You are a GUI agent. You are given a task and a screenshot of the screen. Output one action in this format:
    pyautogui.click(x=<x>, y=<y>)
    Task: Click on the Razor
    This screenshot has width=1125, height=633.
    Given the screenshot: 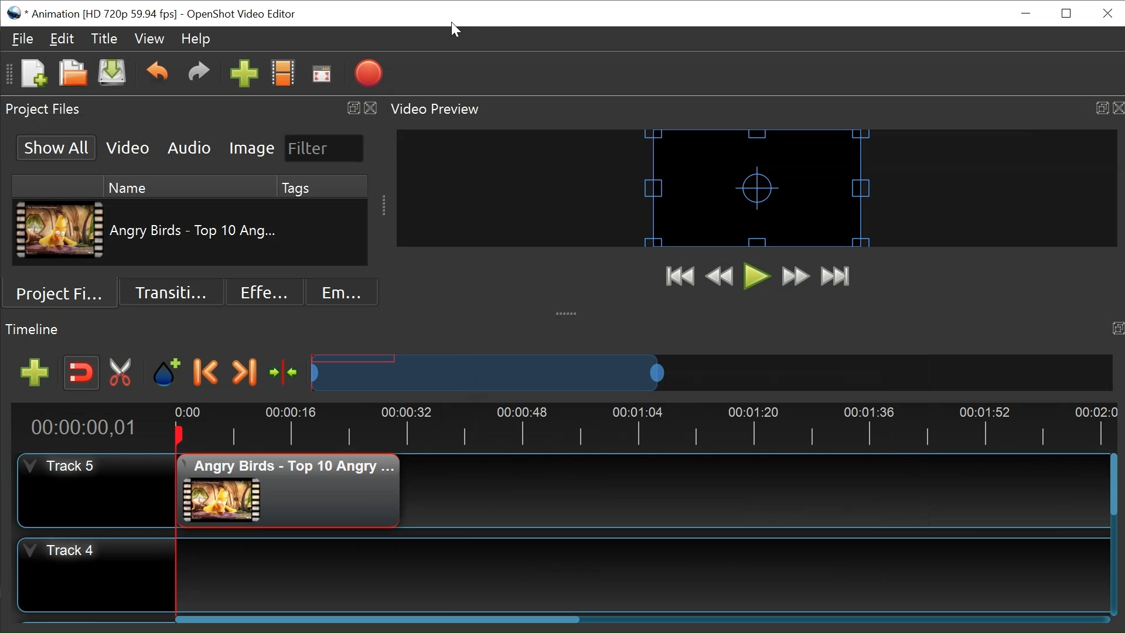 What is the action you would take?
    pyautogui.click(x=122, y=372)
    